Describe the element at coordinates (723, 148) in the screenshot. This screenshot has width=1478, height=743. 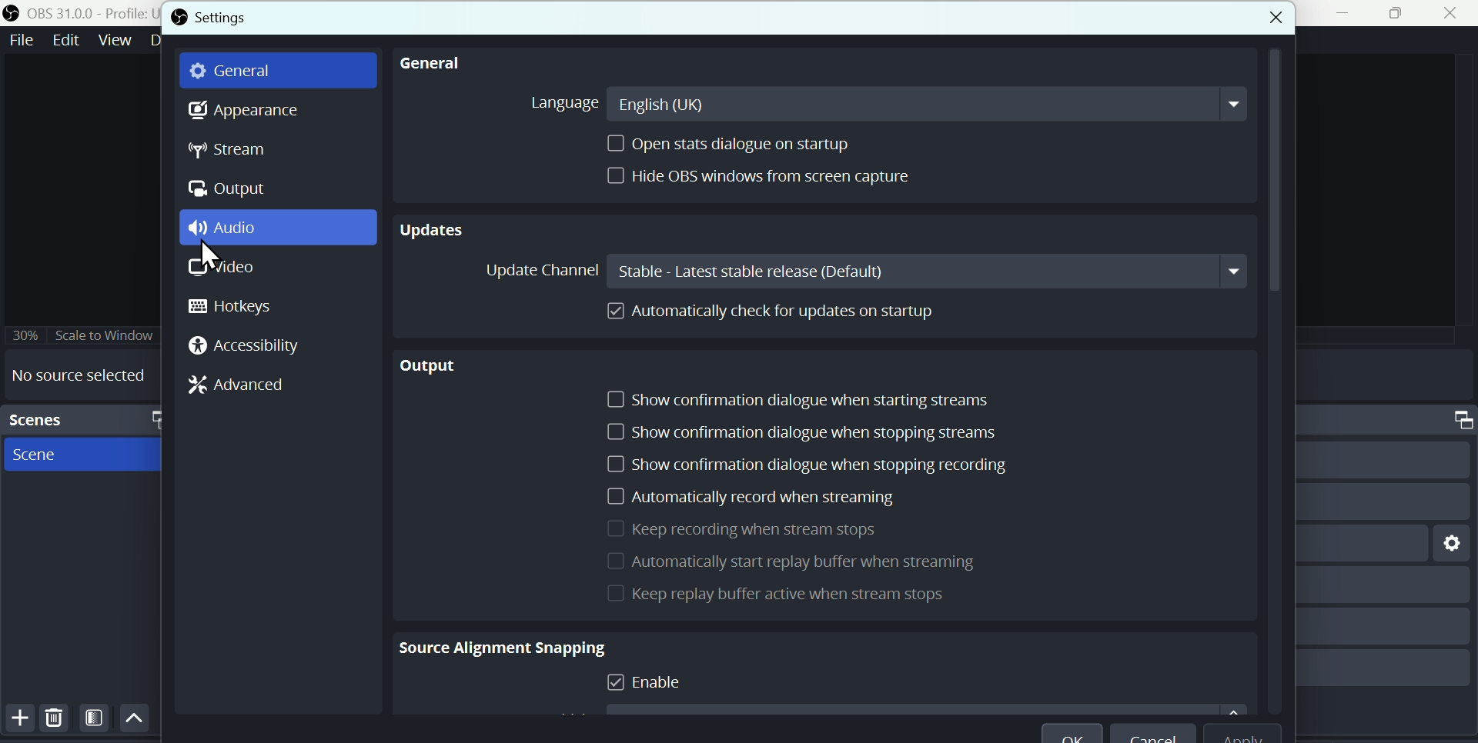
I see `Open stats dialogue` at that location.